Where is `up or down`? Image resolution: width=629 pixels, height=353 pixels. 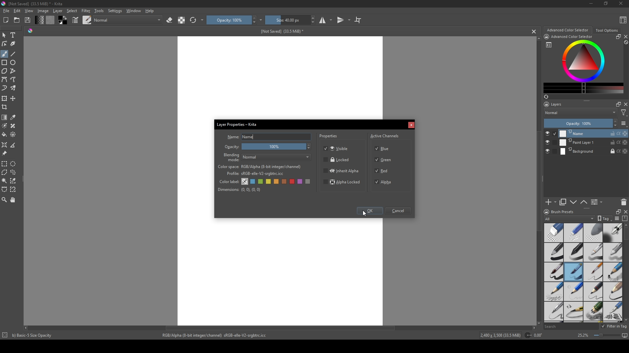
up or down is located at coordinates (584, 202).